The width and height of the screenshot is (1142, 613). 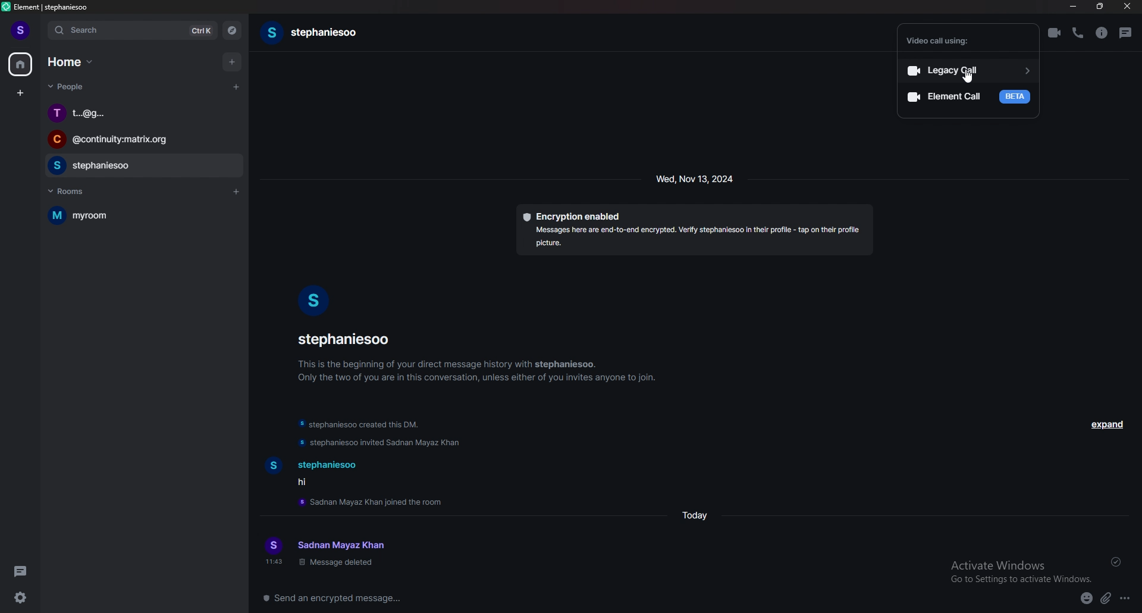 I want to click on home, so click(x=72, y=62).